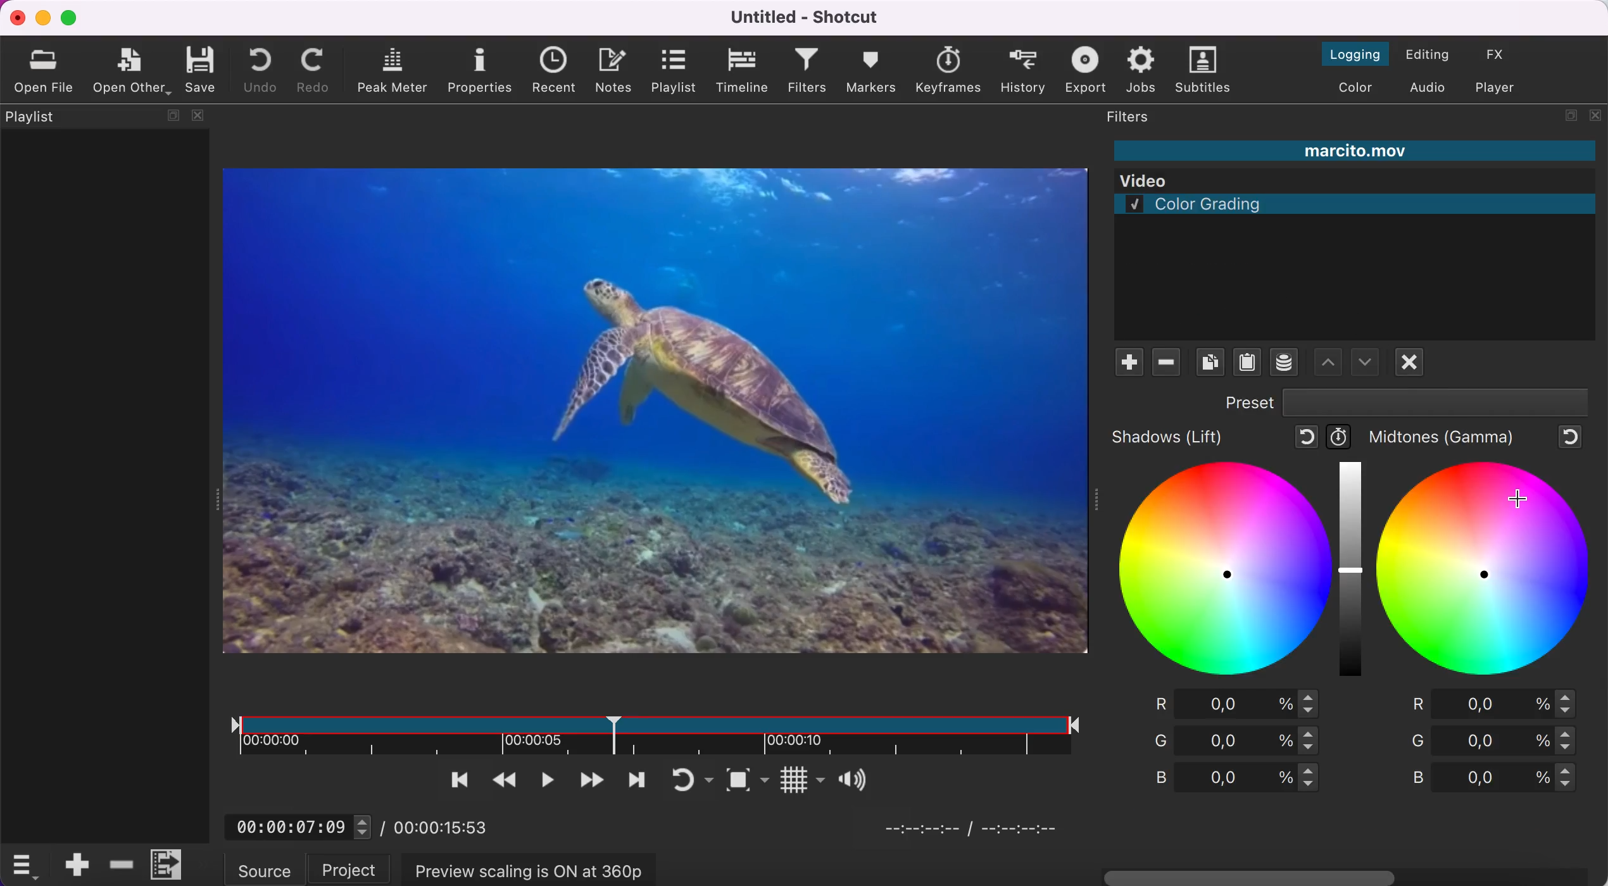 This screenshot has width=1608, height=886. I want to click on graduation bar, so click(1354, 571).